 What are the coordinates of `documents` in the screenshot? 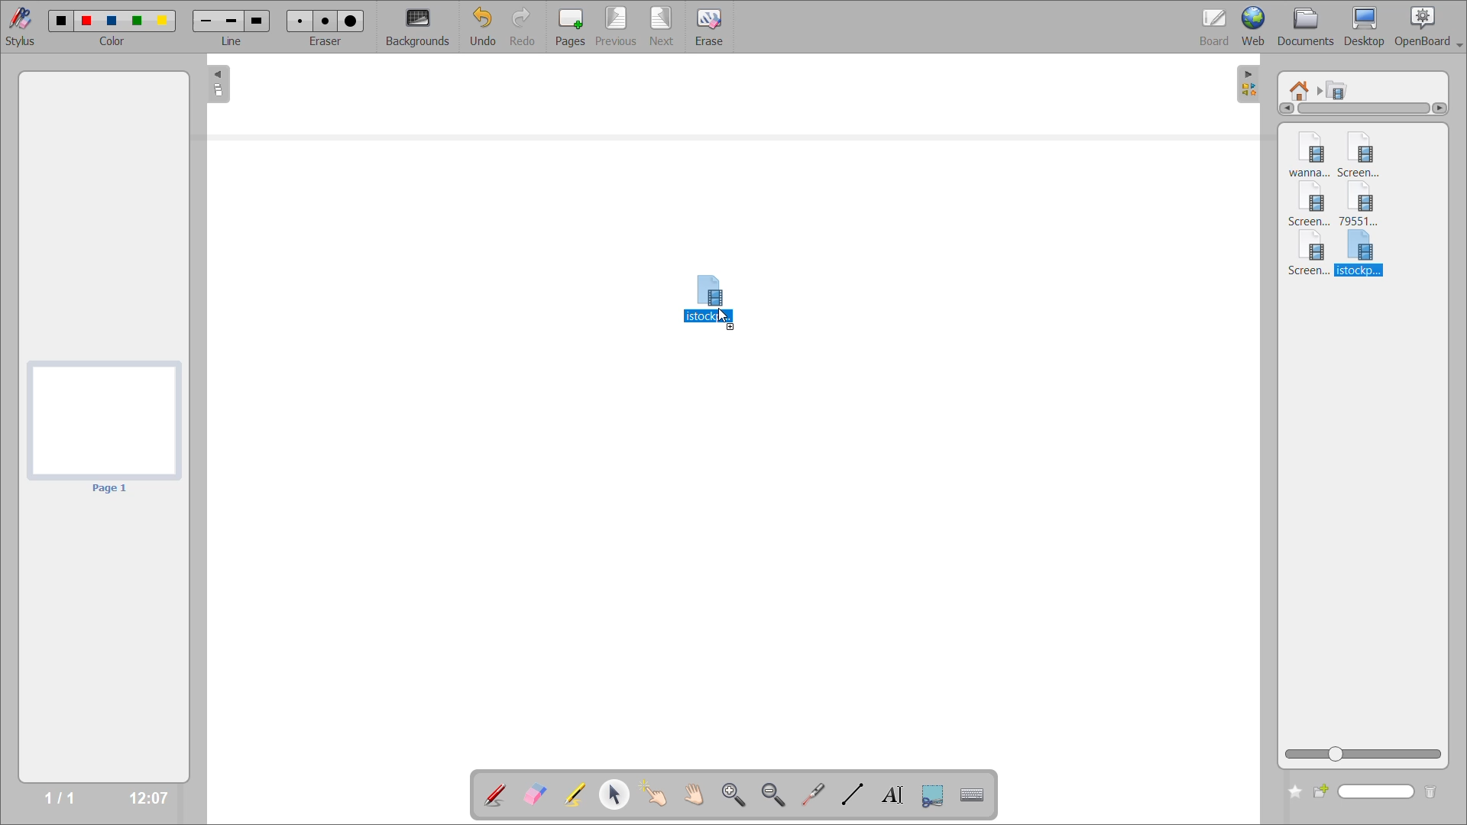 It's located at (1307, 26).